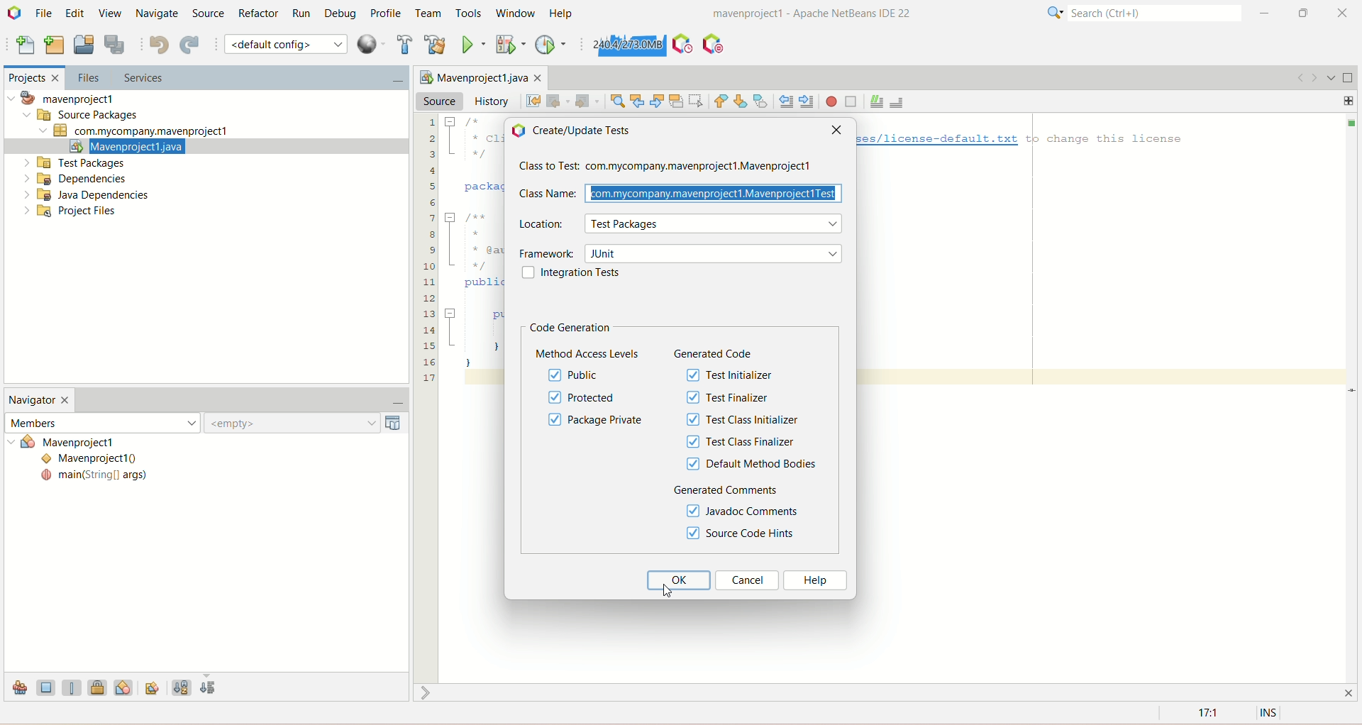  Describe the element at coordinates (750, 419) in the screenshot. I see `test class initializer` at that location.